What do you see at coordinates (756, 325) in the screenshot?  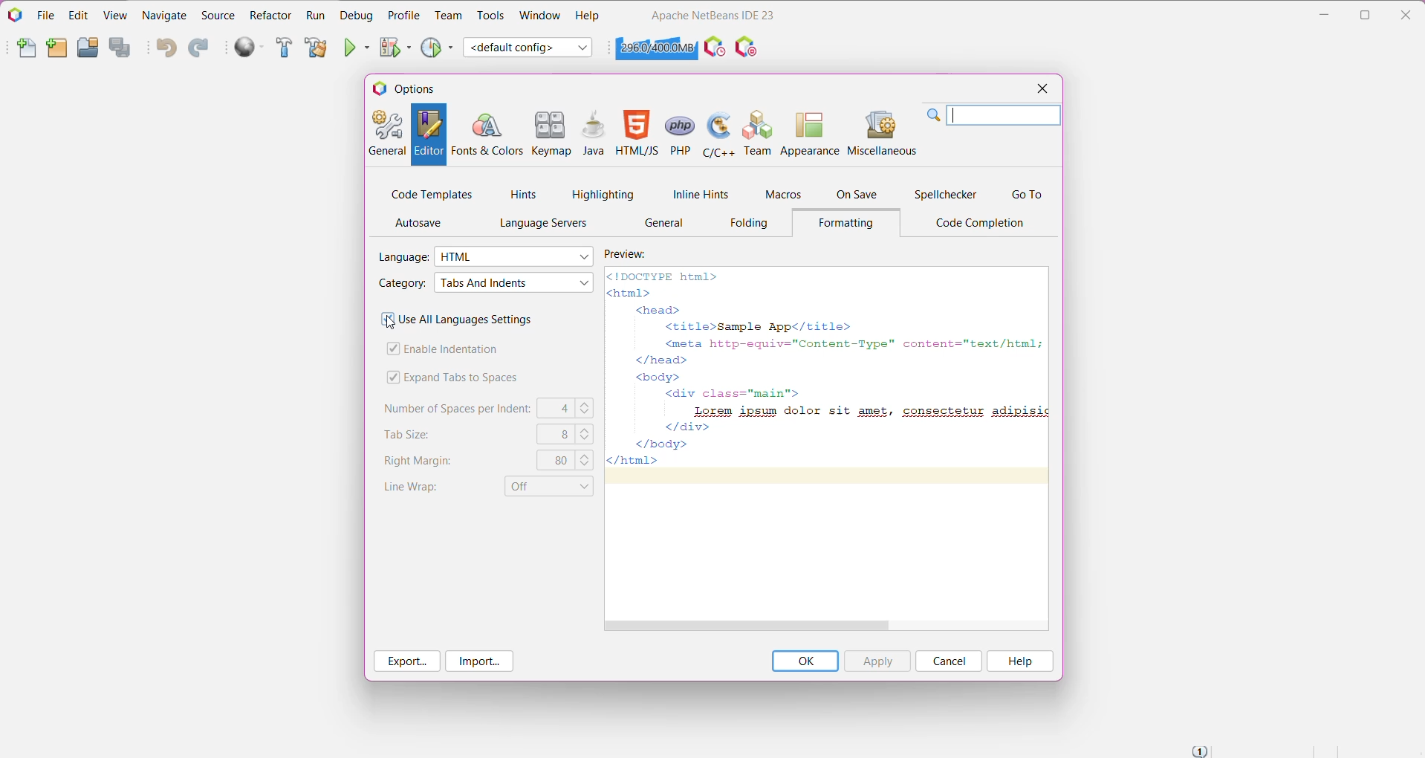 I see `<title>Sample App</title>` at bounding box center [756, 325].